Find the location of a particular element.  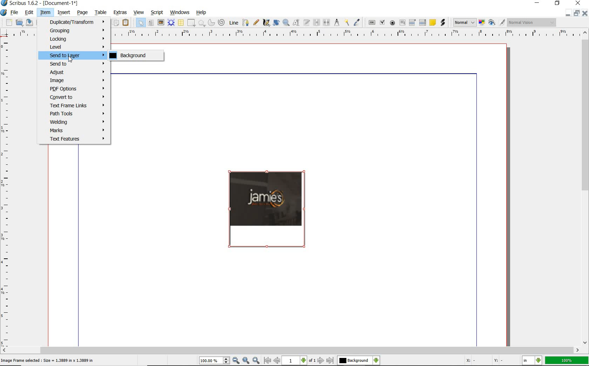

pdf combo box is located at coordinates (413, 22).